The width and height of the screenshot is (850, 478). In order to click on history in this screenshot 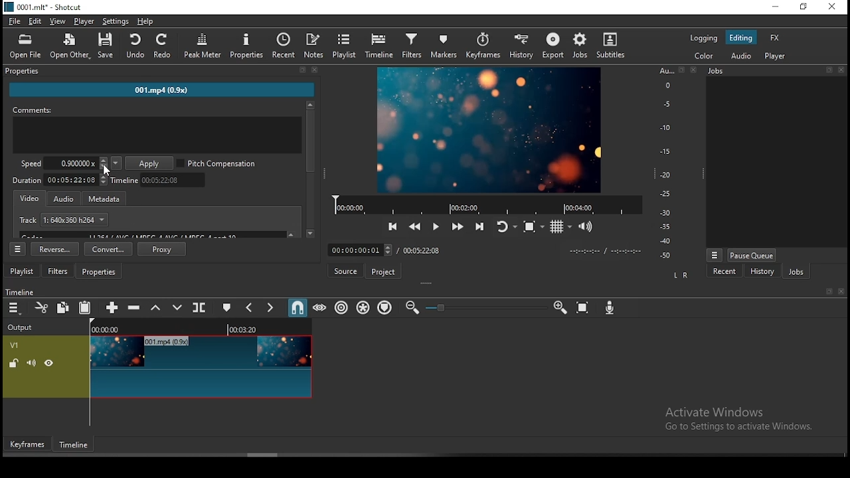, I will do `click(521, 45)`.